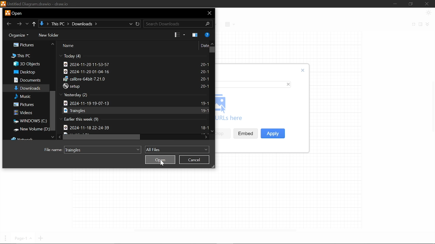 The image size is (435, 244). Describe the element at coordinates (178, 25) in the screenshot. I see `search Downloads` at that location.